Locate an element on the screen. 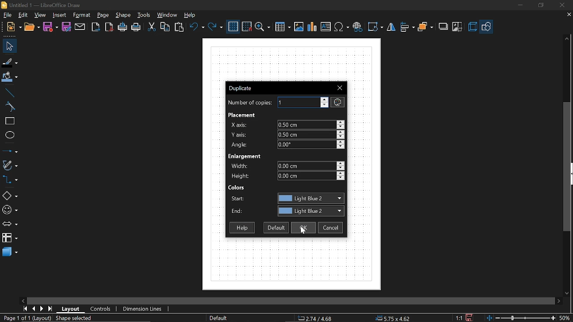 Image resolution: width=573 pixels, height=322 pixels. End is located at coordinates (237, 212).